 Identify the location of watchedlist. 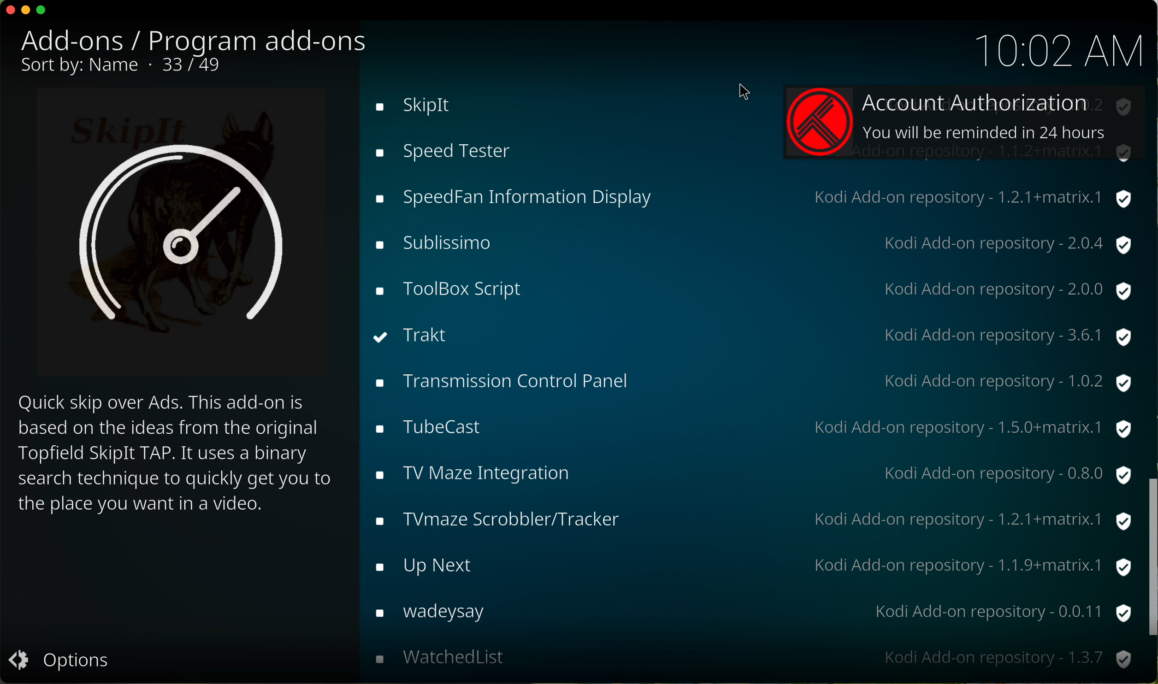
(753, 474).